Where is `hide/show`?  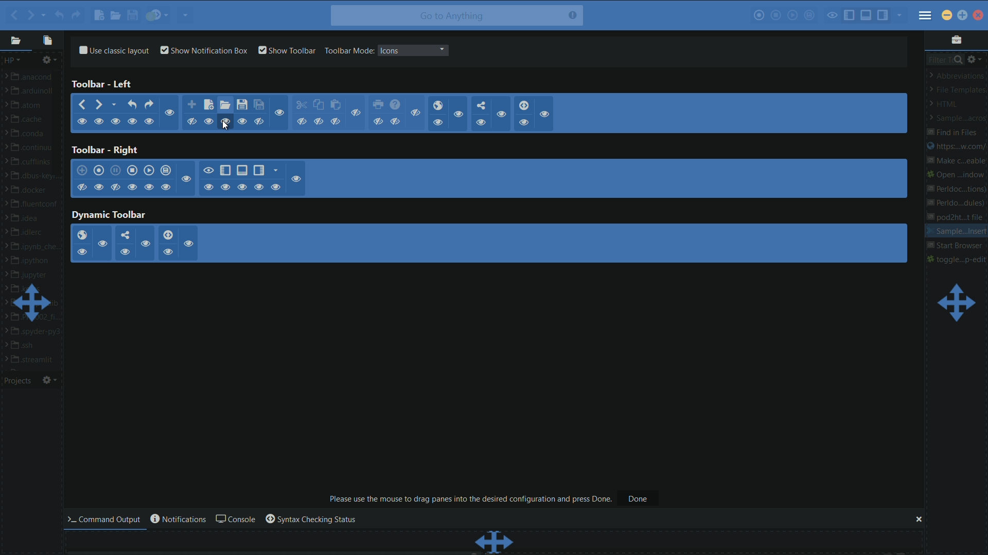 hide/show is located at coordinates (81, 252).